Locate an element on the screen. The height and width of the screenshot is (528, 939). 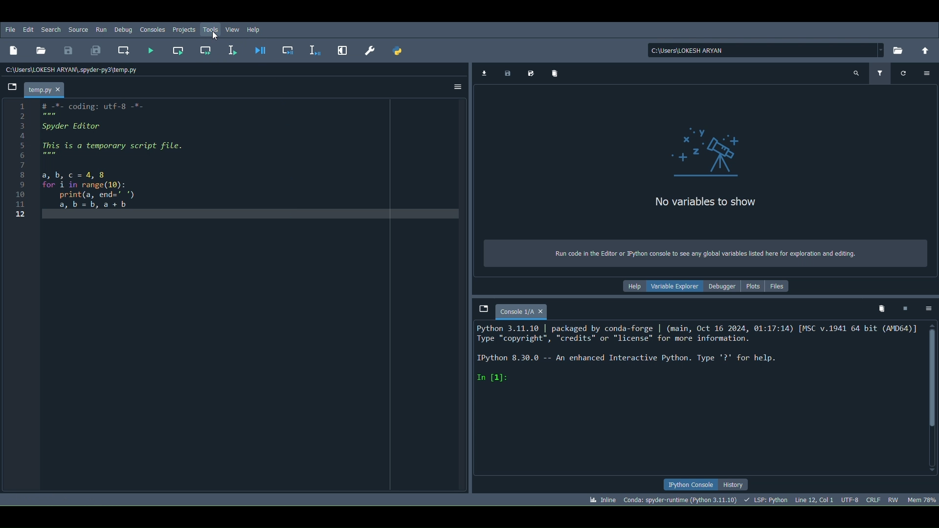
Completions, linting code folding and symbols status is located at coordinates (766, 499).